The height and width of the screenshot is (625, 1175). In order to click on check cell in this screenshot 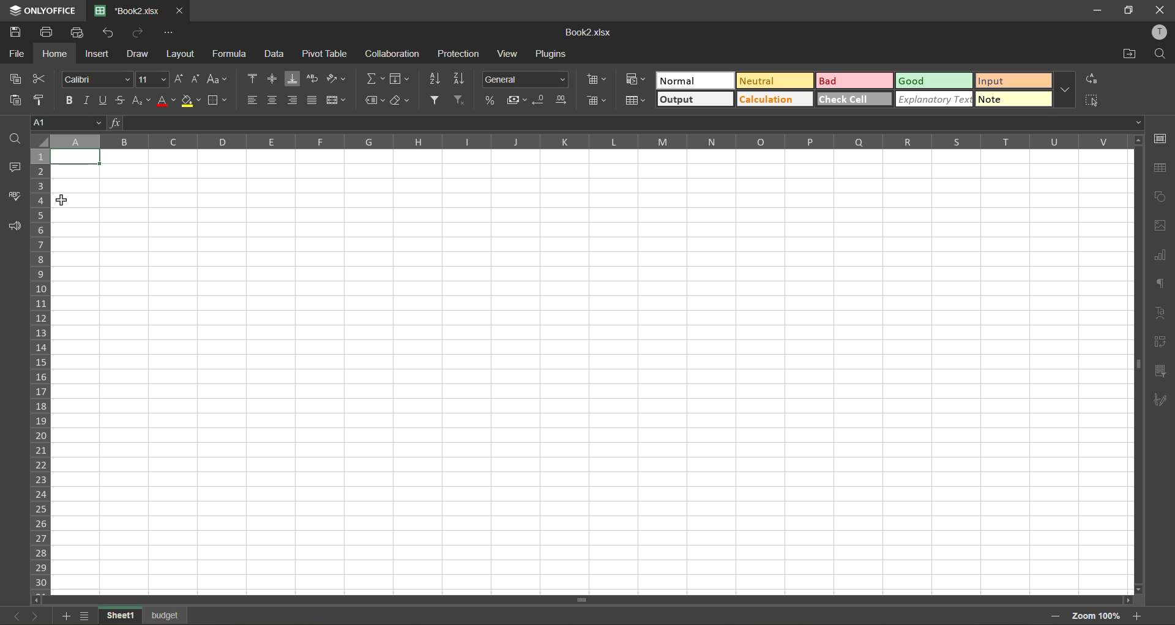, I will do `click(855, 100)`.